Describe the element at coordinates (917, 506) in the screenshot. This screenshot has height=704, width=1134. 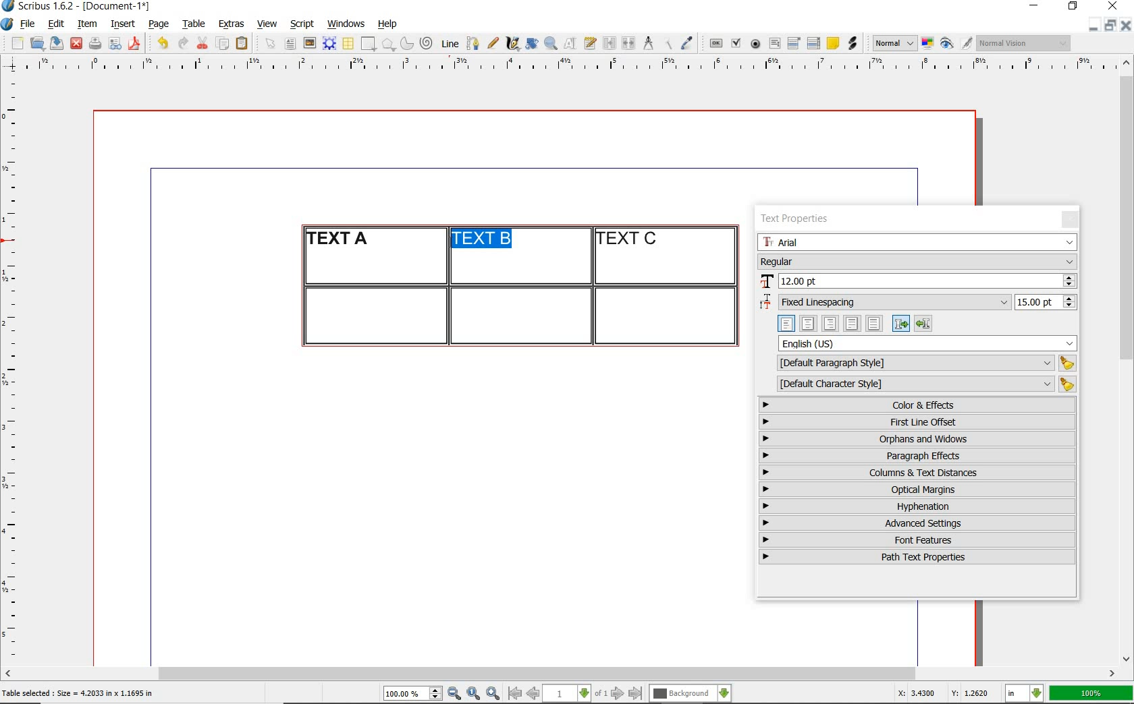
I see `hyphenation` at that location.